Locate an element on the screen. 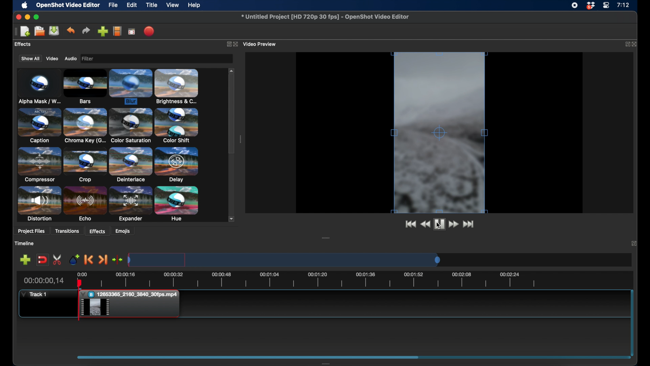 Image resolution: width=650 pixels, height=366 pixels. close is located at coordinates (636, 44).